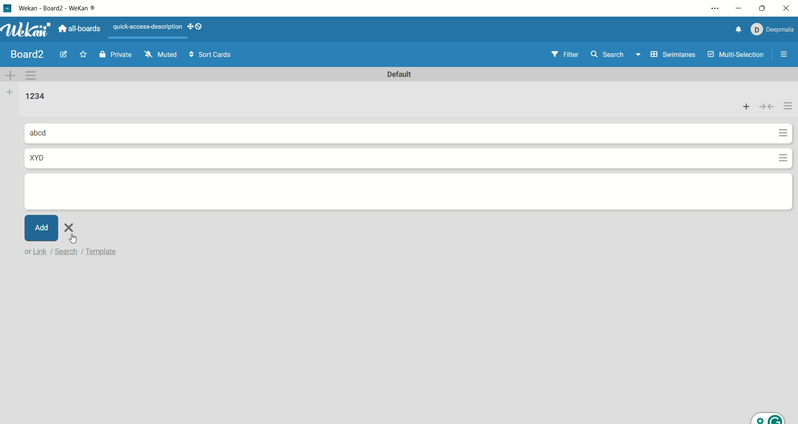 The height and width of the screenshot is (424, 798). I want to click on text, so click(144, 25).